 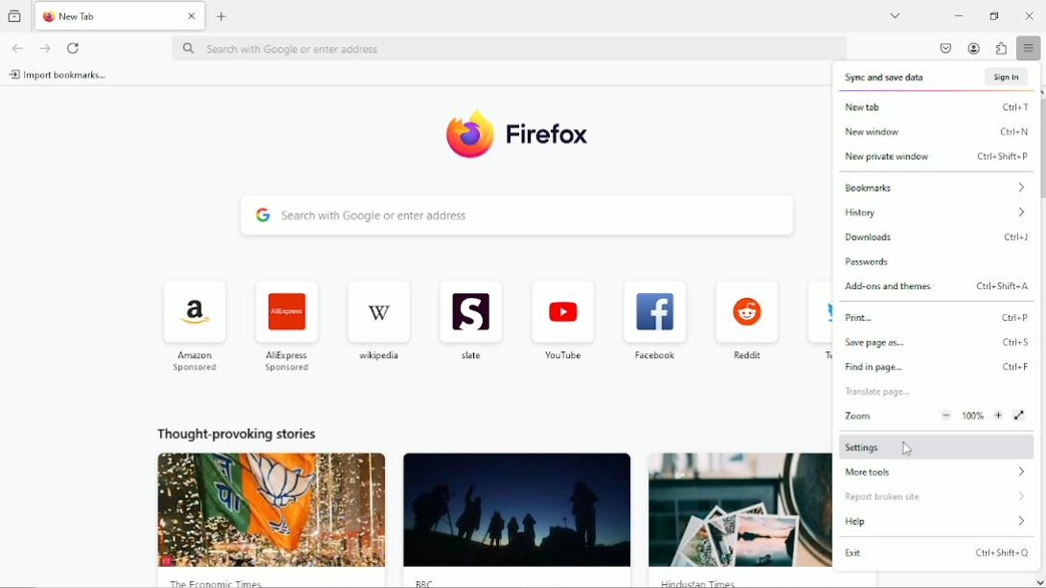 What do you see at coordinates (564, 354) in the screenshot?
I see `youtube` at bounding box center [564, 354].